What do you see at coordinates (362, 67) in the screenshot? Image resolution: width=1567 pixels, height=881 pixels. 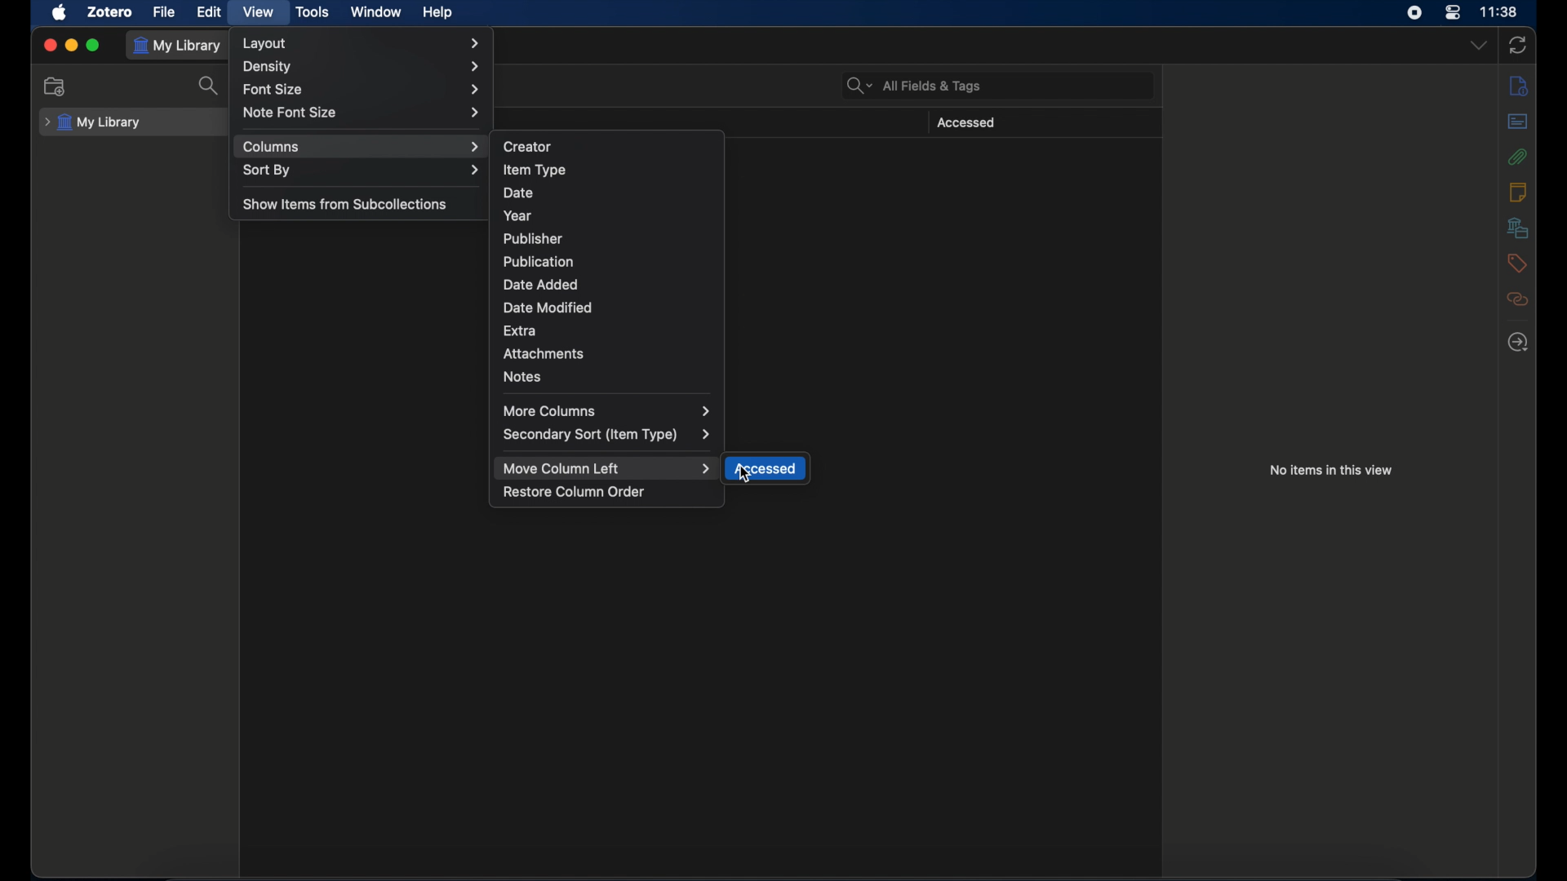 I see `density` at bounding box center [362, 67].